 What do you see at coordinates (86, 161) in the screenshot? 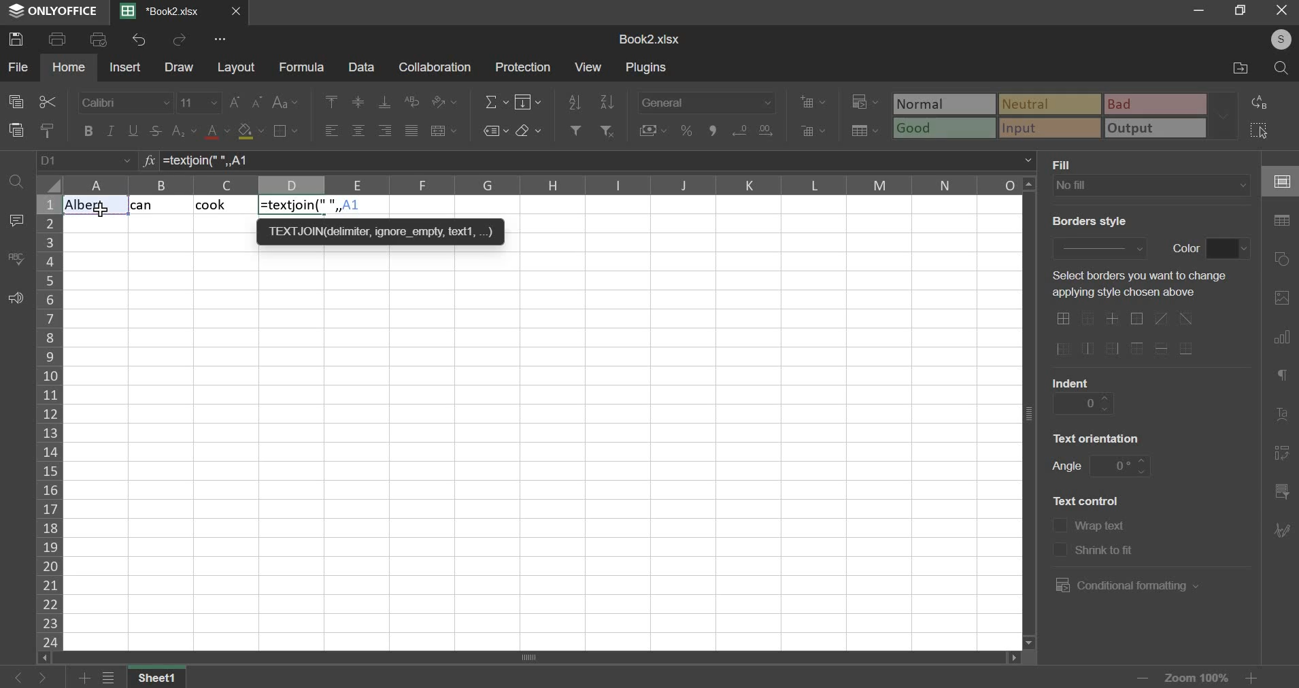
I see `cell name` at bounding box center [86, 161].